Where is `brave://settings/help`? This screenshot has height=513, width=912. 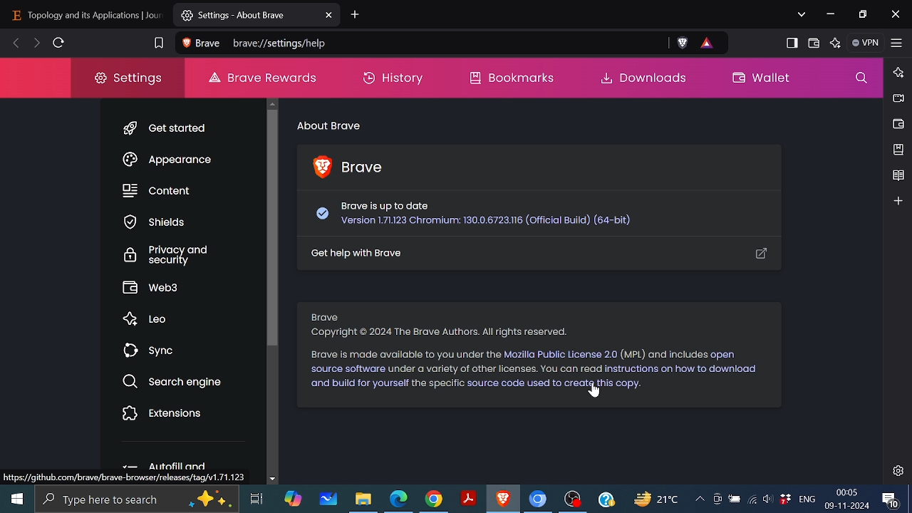
brave://settings/help is located at coordinates (280, 43).